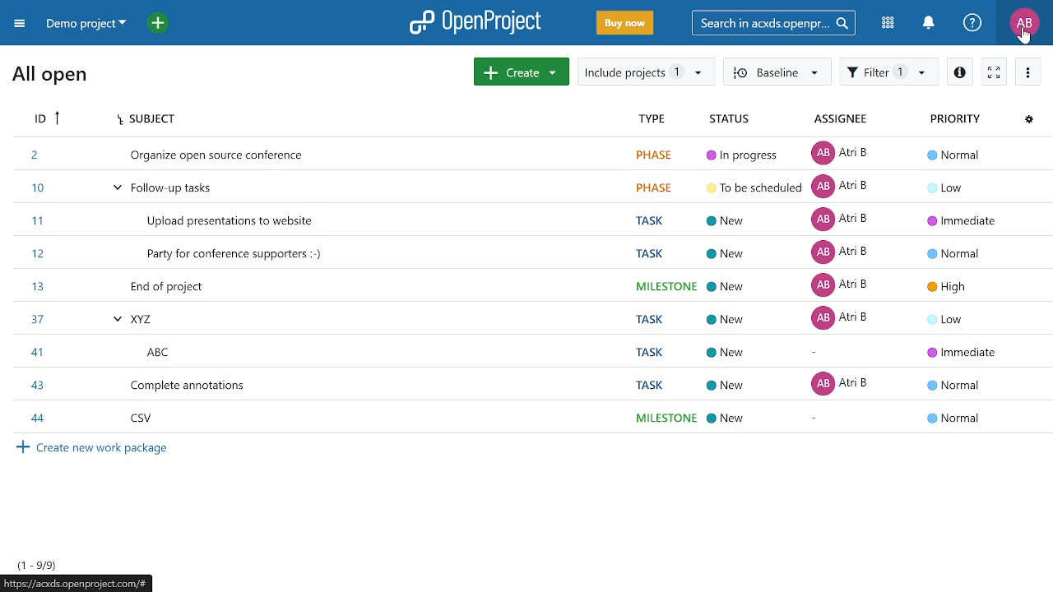 This screenshot has height=592, width=1053. I want to click on Buy now, so click(624, 24).